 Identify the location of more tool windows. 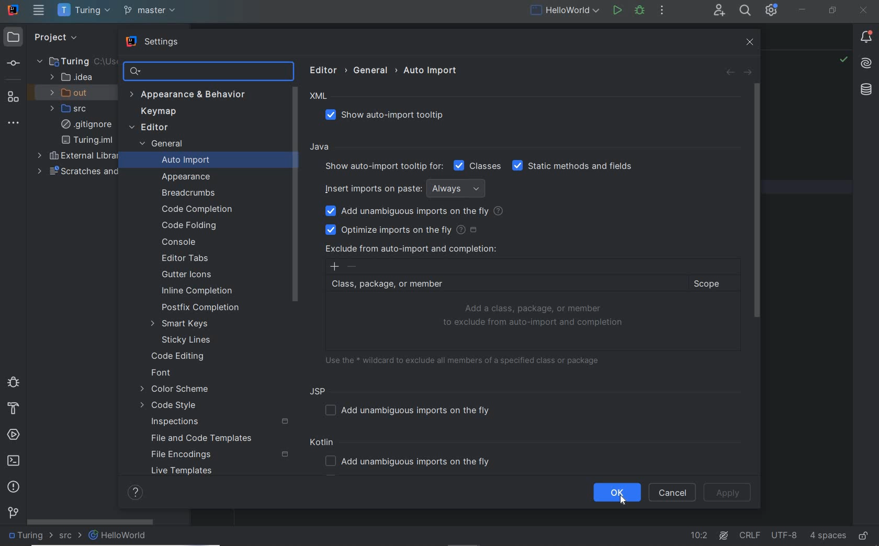
(14, 123).